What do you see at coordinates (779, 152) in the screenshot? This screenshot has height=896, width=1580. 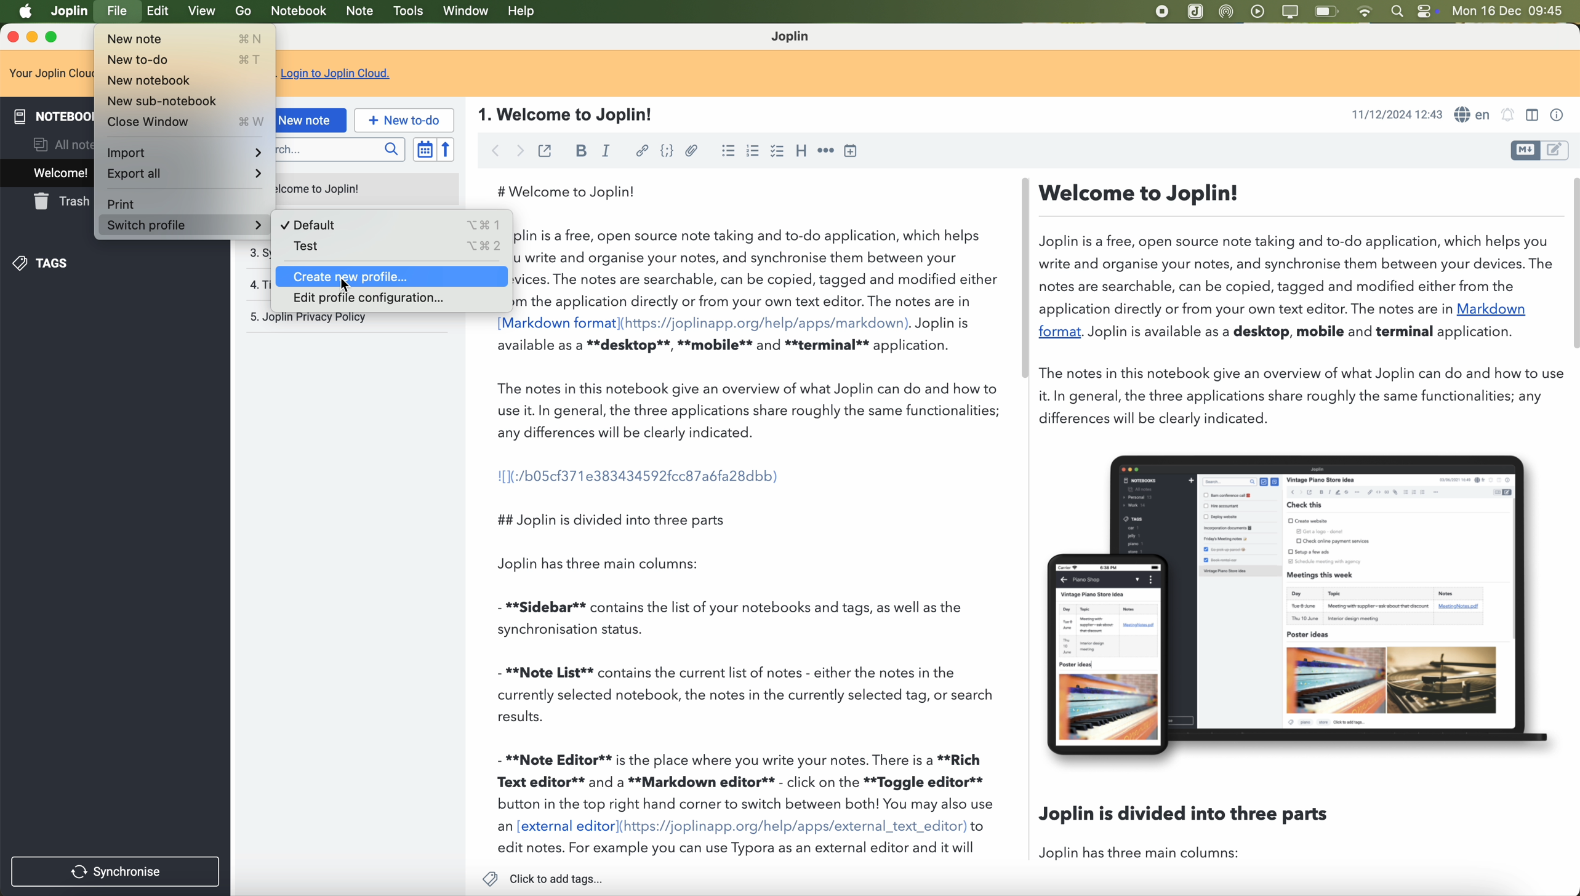 I see `checkbox` at bounding box center [779, 152].